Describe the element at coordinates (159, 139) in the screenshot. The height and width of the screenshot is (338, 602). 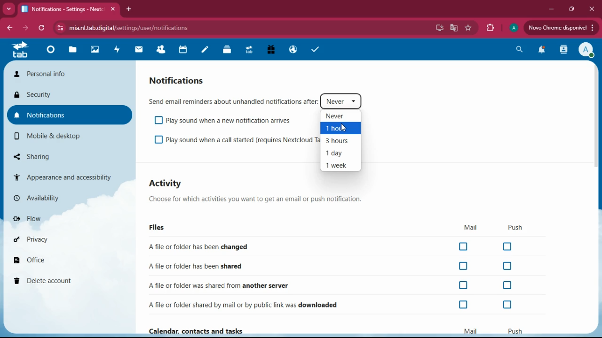
I see `off` at that location.